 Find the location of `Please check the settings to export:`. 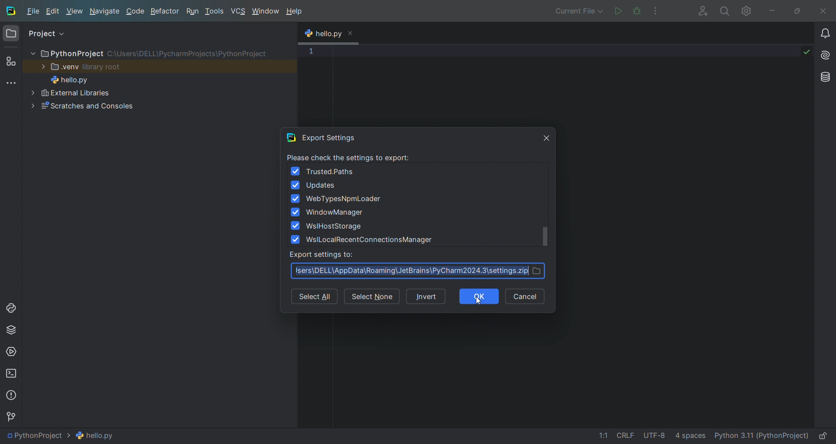

Please check the settings to export: is located at coordinates (351, 157).